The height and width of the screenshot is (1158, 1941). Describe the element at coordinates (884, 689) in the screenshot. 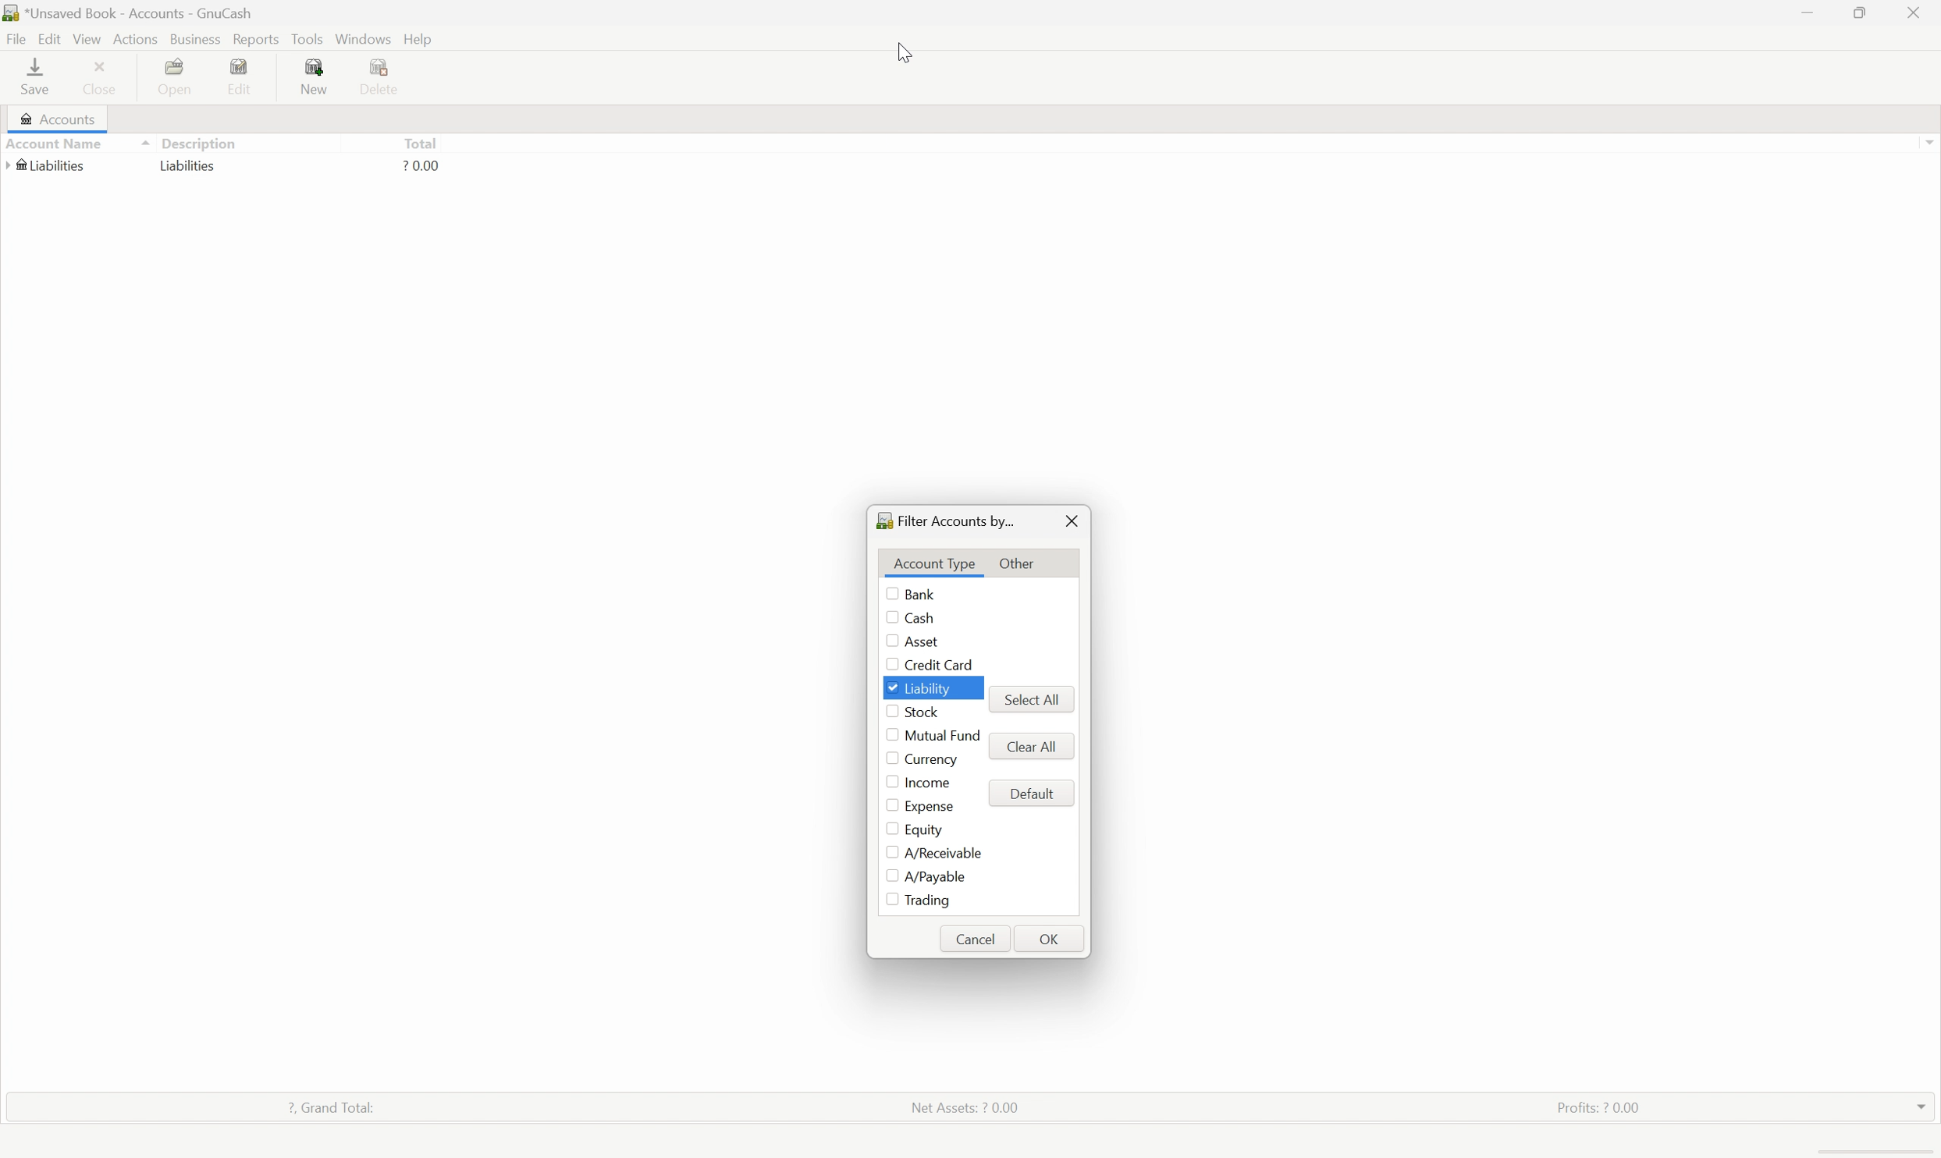

I see `Checkbox` at that location.